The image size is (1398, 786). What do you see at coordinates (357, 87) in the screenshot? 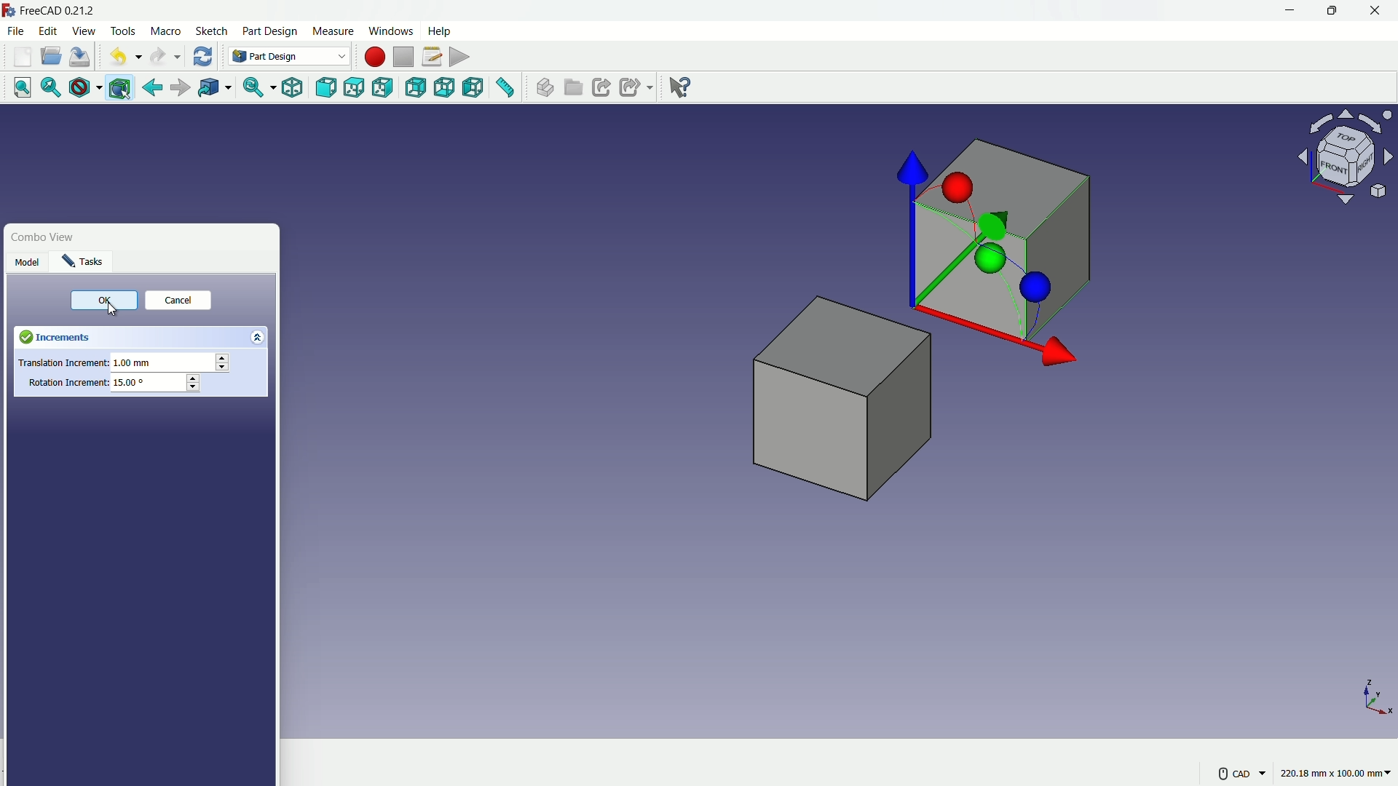
I see `top view` at bounding box center [357, 87].